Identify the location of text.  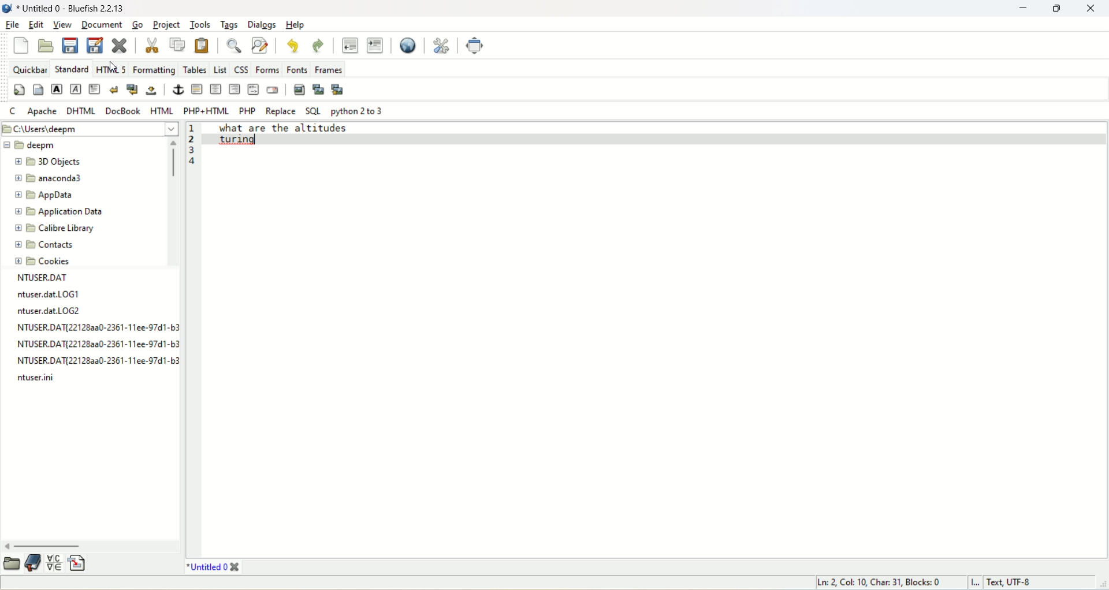
(95, 330).